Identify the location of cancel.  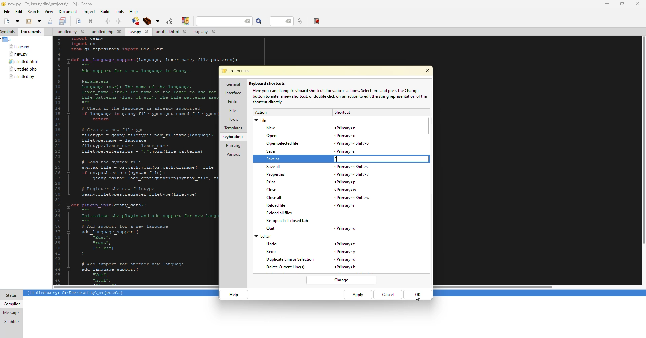
(388, 295).